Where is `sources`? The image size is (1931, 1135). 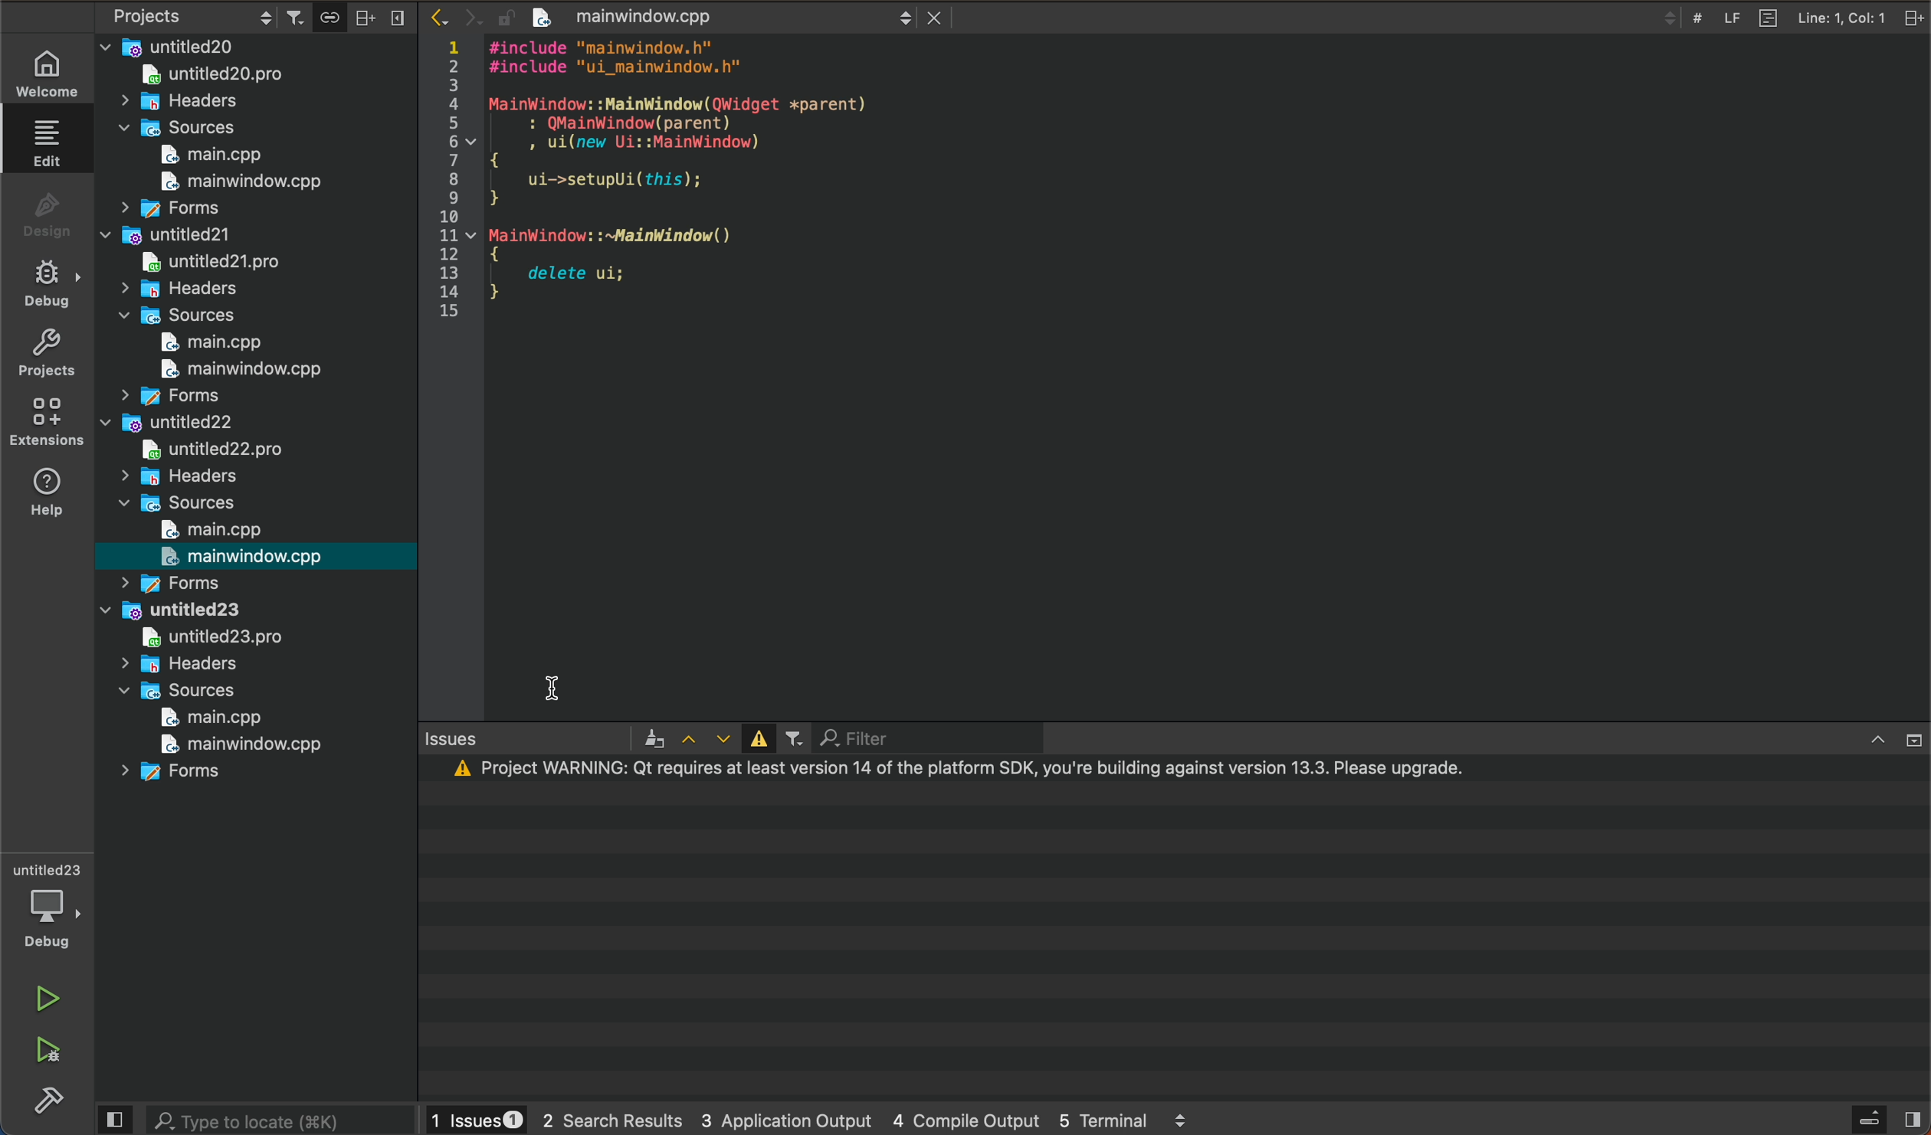
sources is located at coordinates (174, 690).